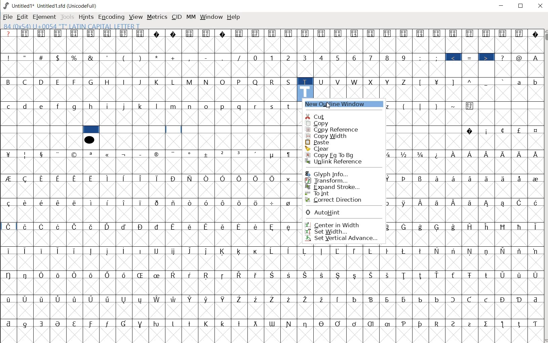 This screenshot has width=548, height=343. Describe the element at coordinates (372, 82) in the screenshot. I see `X` at that location.